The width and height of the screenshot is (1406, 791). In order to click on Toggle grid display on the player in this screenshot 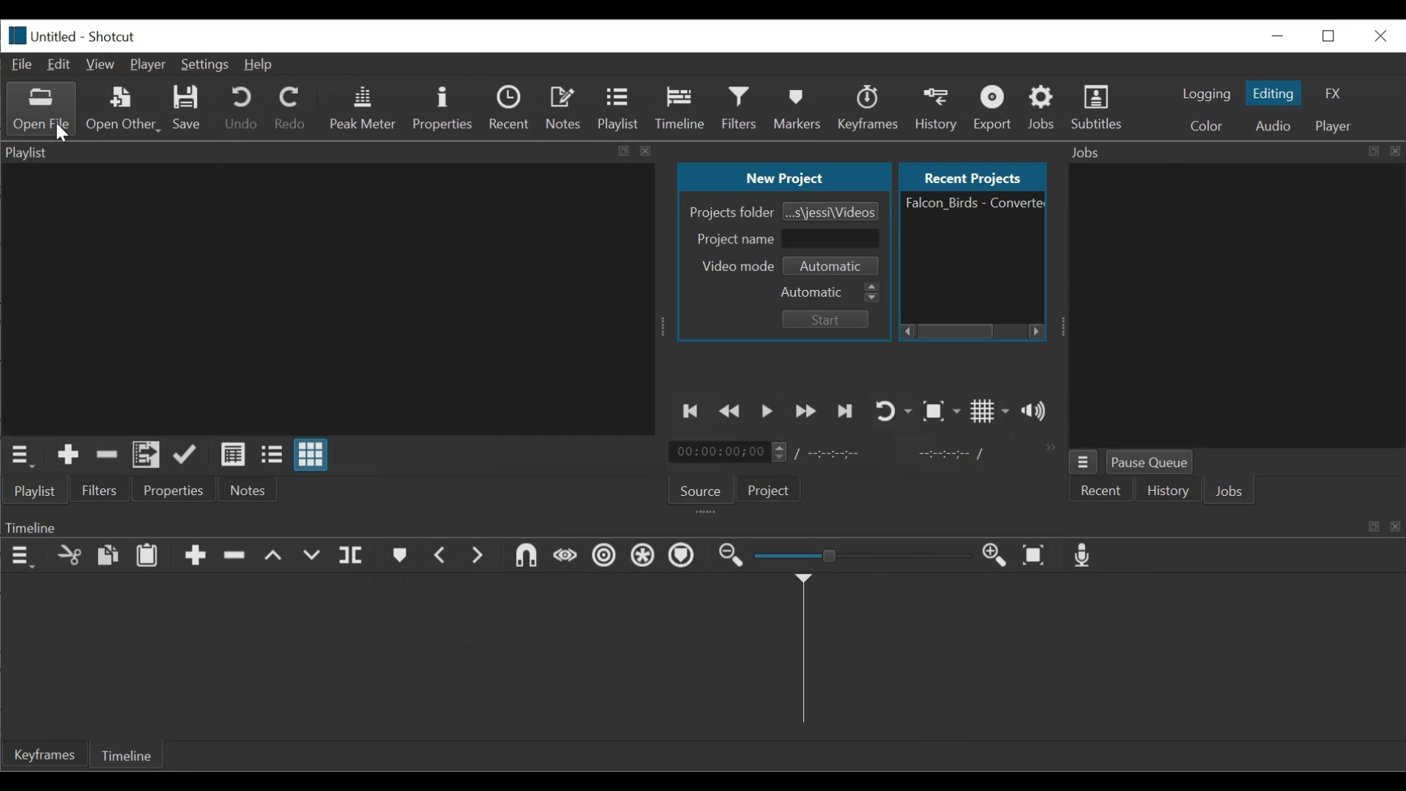, I will do `click(992, 411)`.